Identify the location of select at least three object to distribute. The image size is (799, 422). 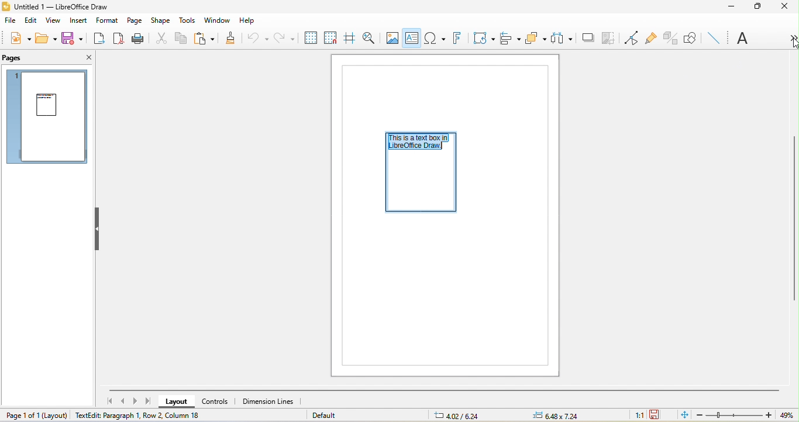
(561, 38).